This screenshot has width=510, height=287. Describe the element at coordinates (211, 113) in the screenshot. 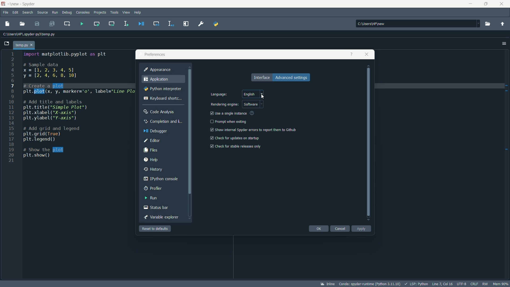

I see `checkbox` at that location.